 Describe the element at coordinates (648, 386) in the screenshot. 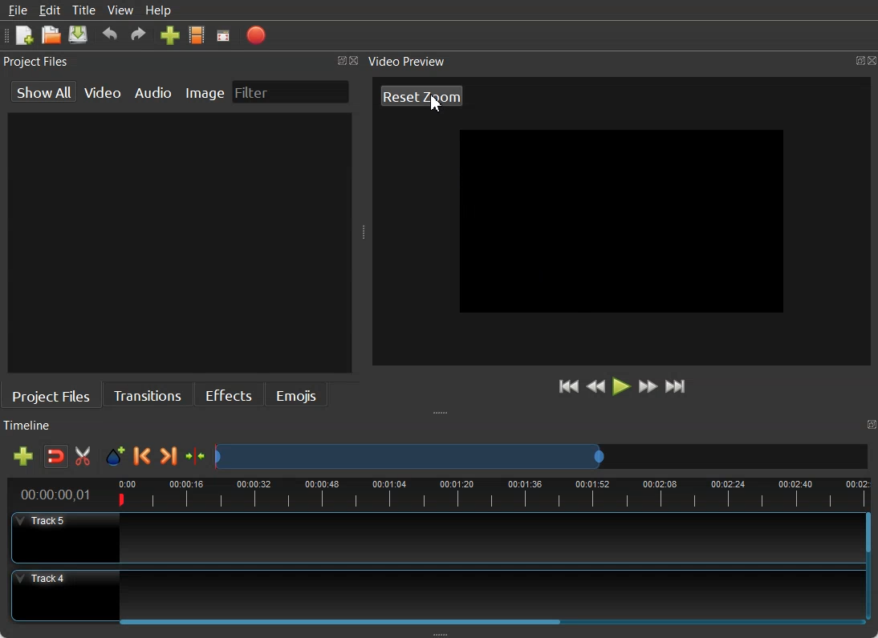

I see `Fast Forward` at that location.